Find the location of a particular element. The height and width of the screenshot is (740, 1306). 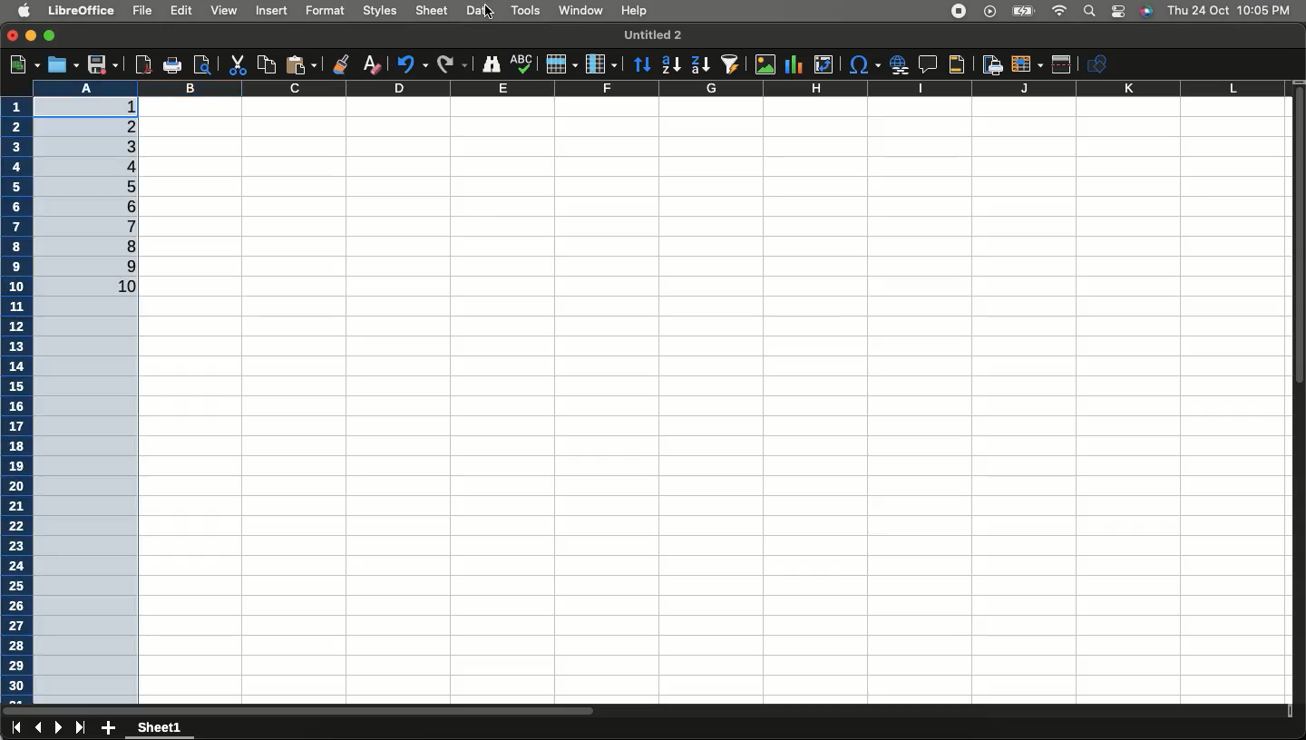

Maximize is located at coordinates (50, 34).